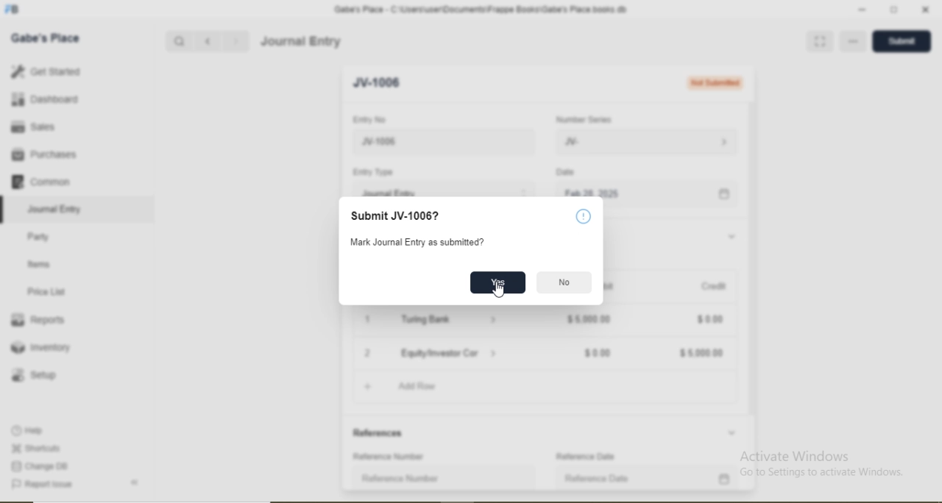  Describe the element at coordinates (35, 448) in the screenshot. I see `Shortcuts` at that location.